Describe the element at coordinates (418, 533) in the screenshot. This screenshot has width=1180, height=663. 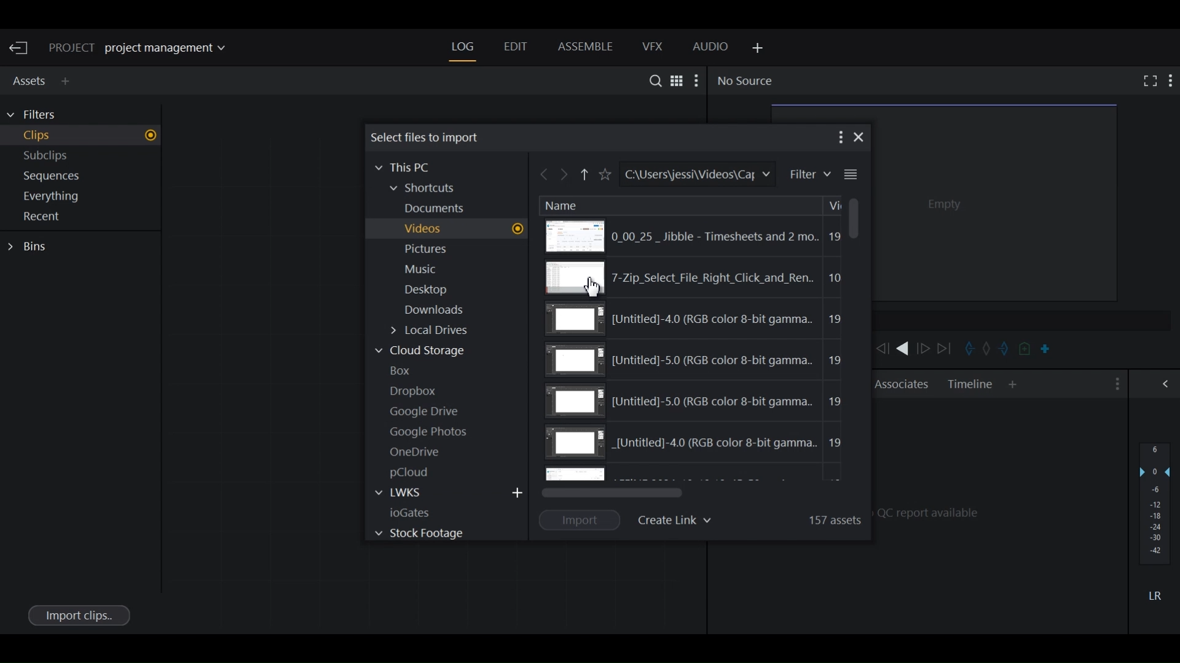
I see `Stock Footage` at that location.